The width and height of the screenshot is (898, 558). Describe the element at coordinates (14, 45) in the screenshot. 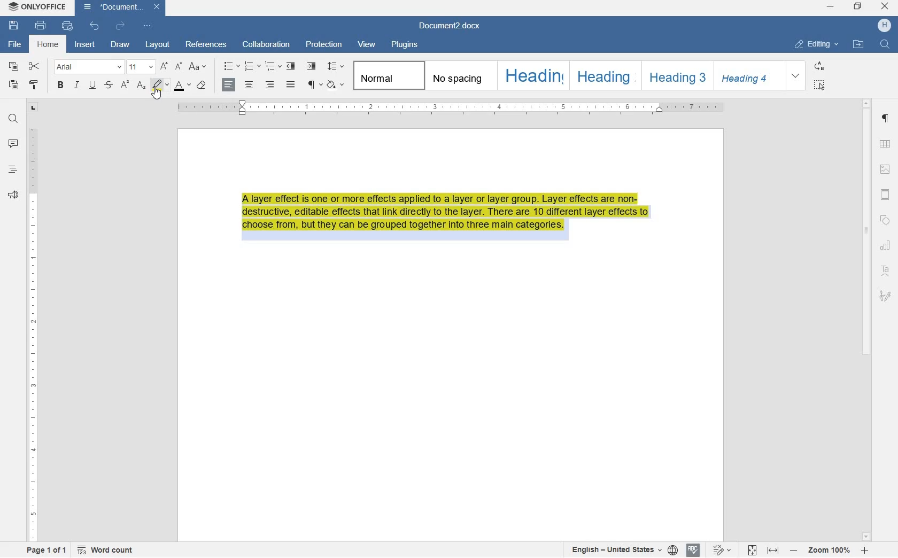

I see `FILE NAME` at that location.